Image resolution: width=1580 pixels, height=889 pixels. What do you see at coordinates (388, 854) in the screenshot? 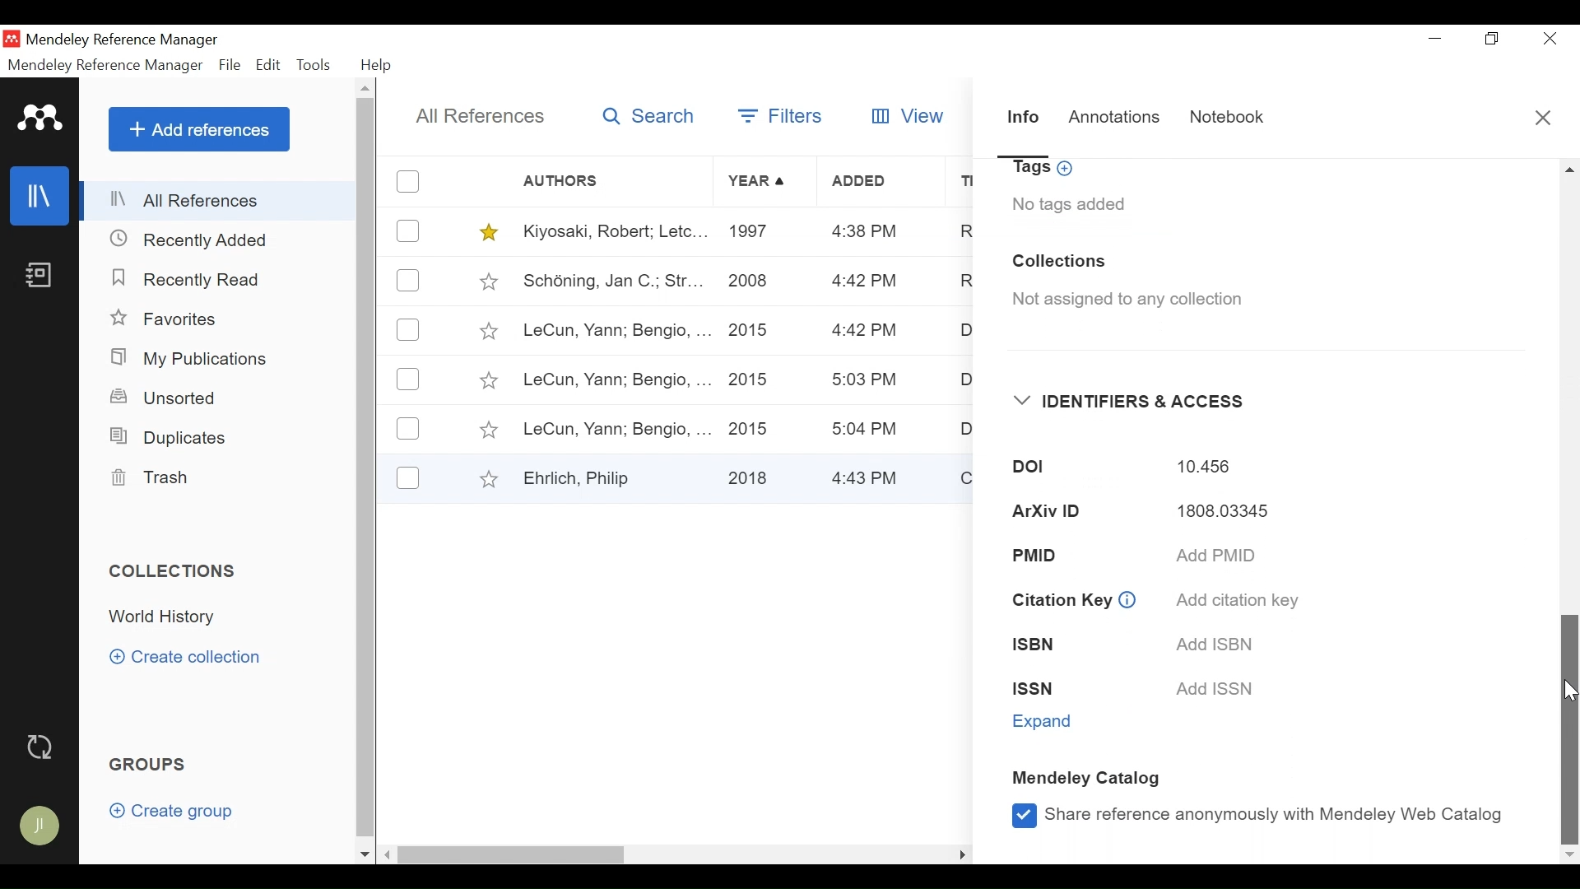
I see `scroll left` at bounding box center [388, 854].